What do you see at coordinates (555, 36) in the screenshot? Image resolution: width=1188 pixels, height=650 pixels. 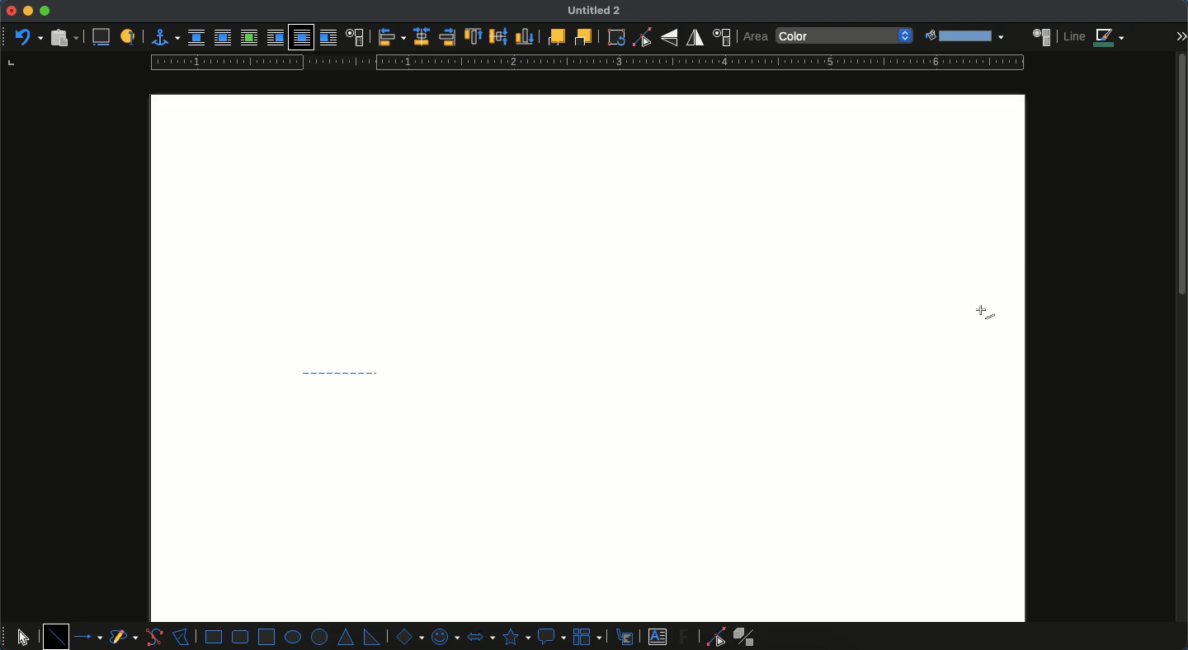 I see `front one` at bounding box center [555, 36].